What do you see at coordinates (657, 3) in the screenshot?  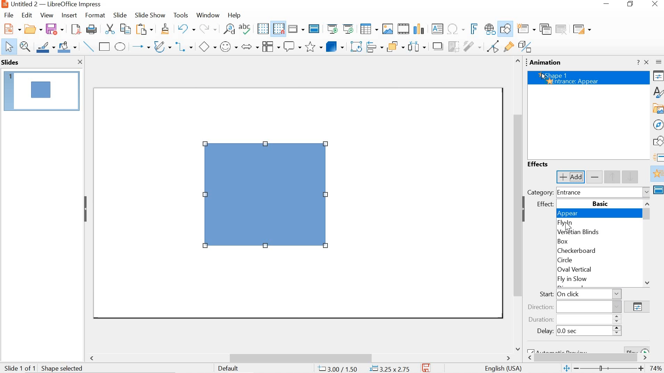 I see `close` at bounding box center [657, 3].